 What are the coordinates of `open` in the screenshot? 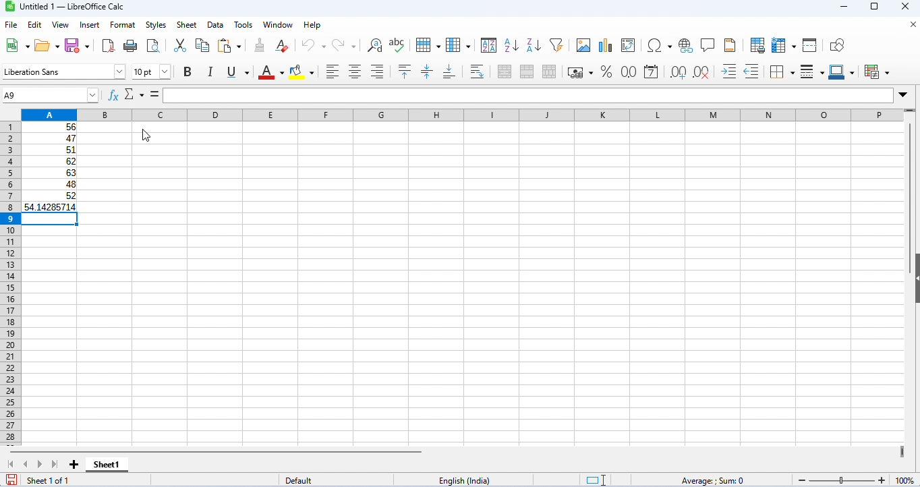 It's located at (48, 45).